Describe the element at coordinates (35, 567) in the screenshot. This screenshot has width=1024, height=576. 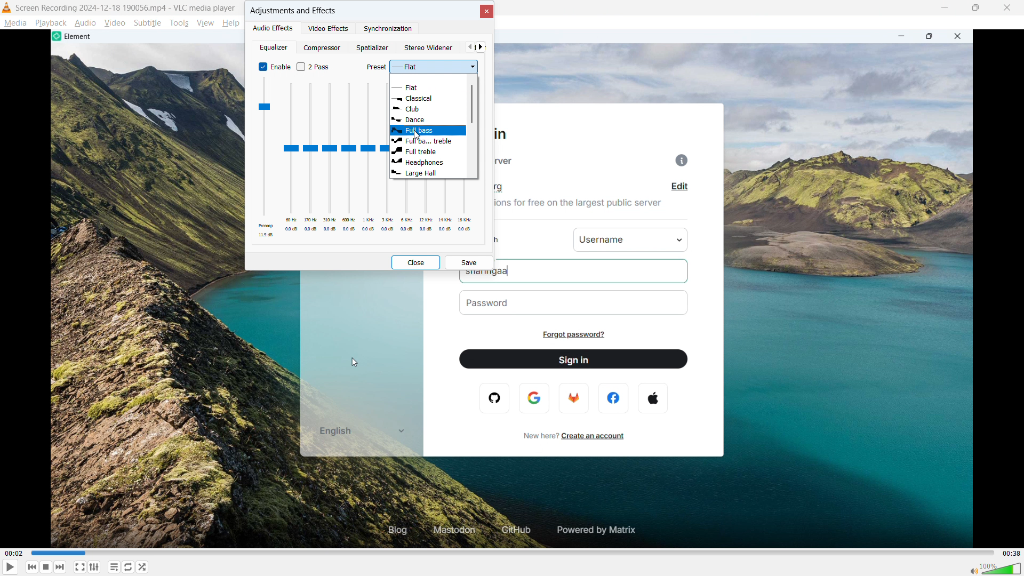
I see `Backward` at that location.